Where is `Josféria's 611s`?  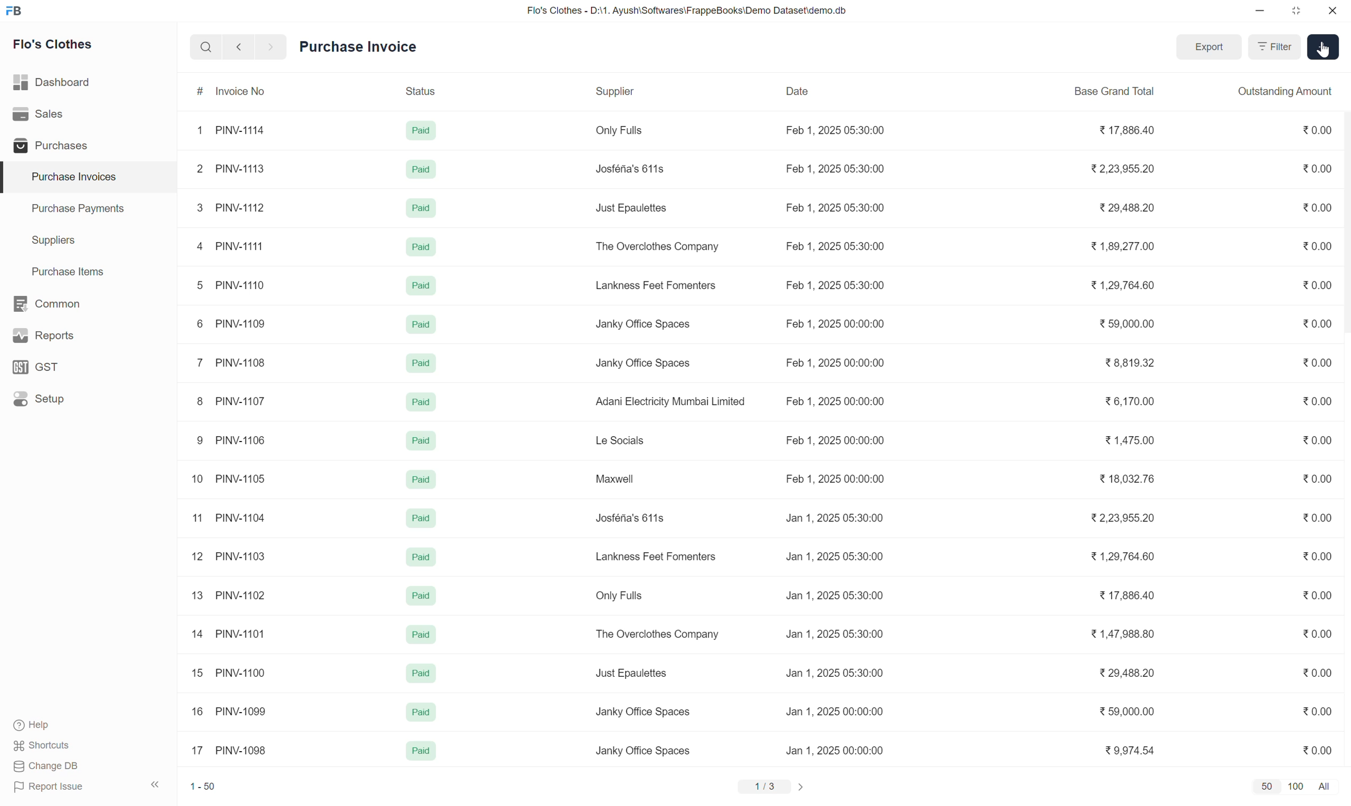 Josféria's 611s is located at coordinates (630, 518).